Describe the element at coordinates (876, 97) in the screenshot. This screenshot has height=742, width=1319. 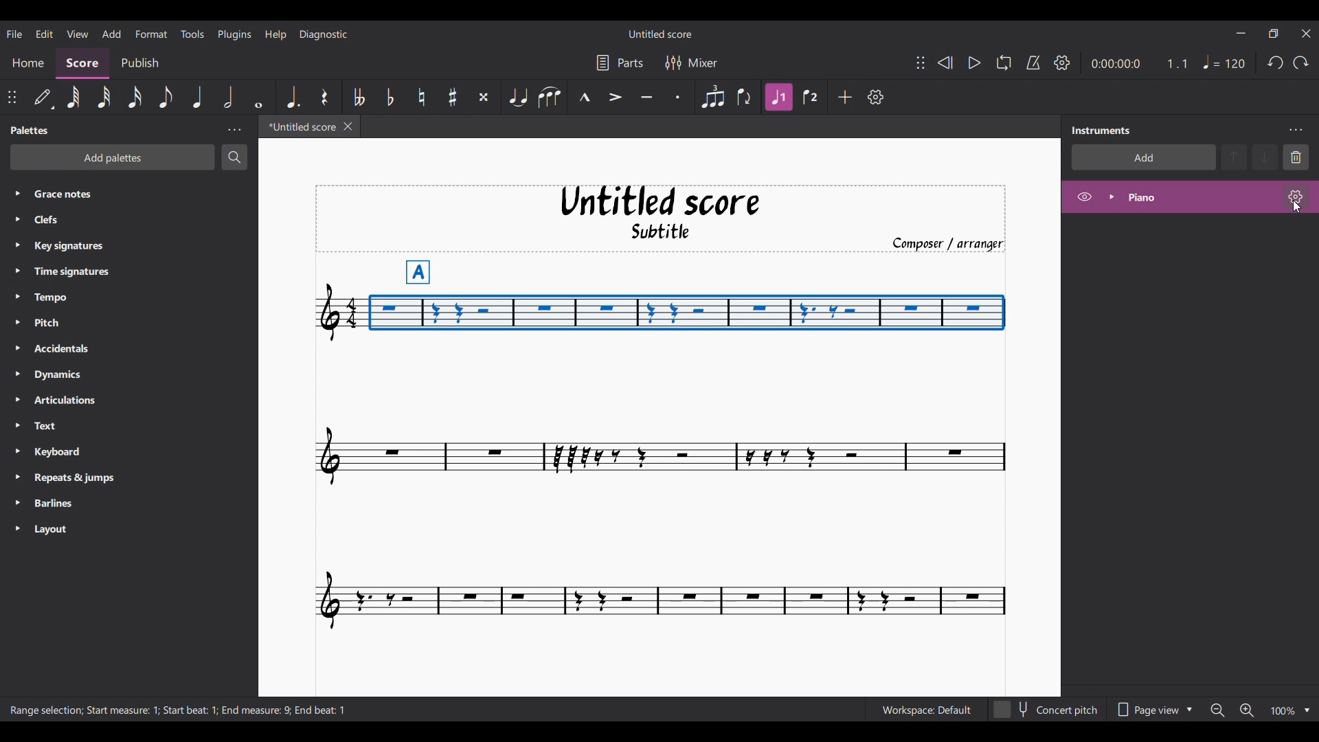
I see `Customize toolbar` at that location.